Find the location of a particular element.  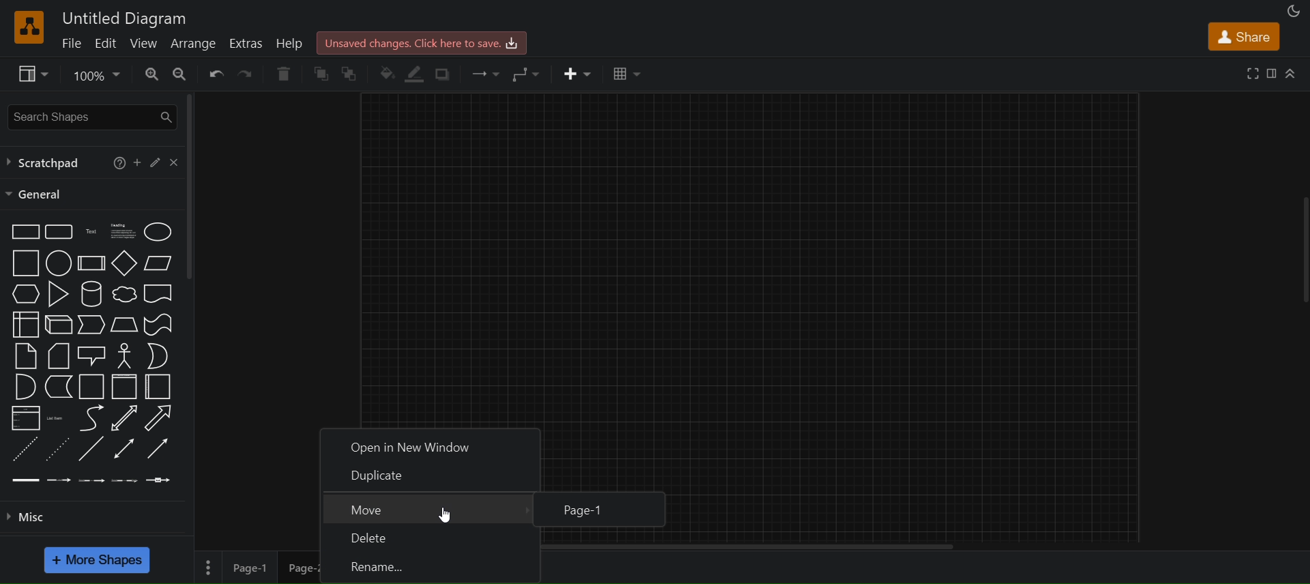

or is located at coordinates (158, 355).